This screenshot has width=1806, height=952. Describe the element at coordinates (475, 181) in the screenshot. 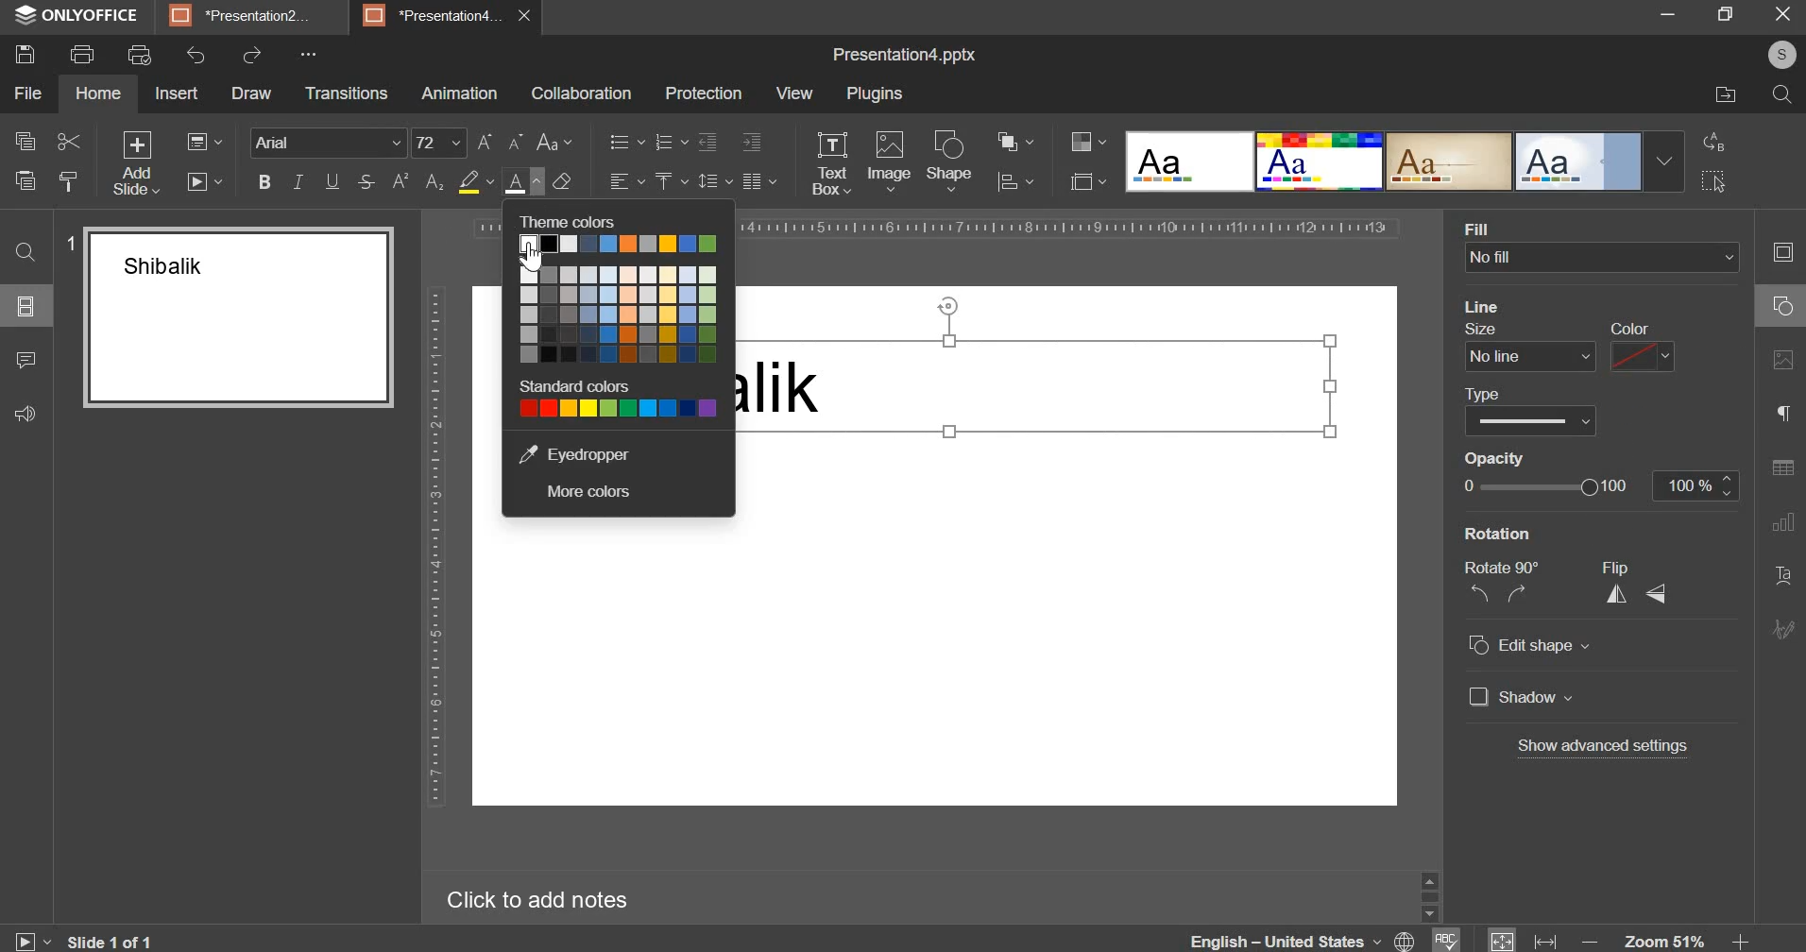

I see `fill color` at that location.